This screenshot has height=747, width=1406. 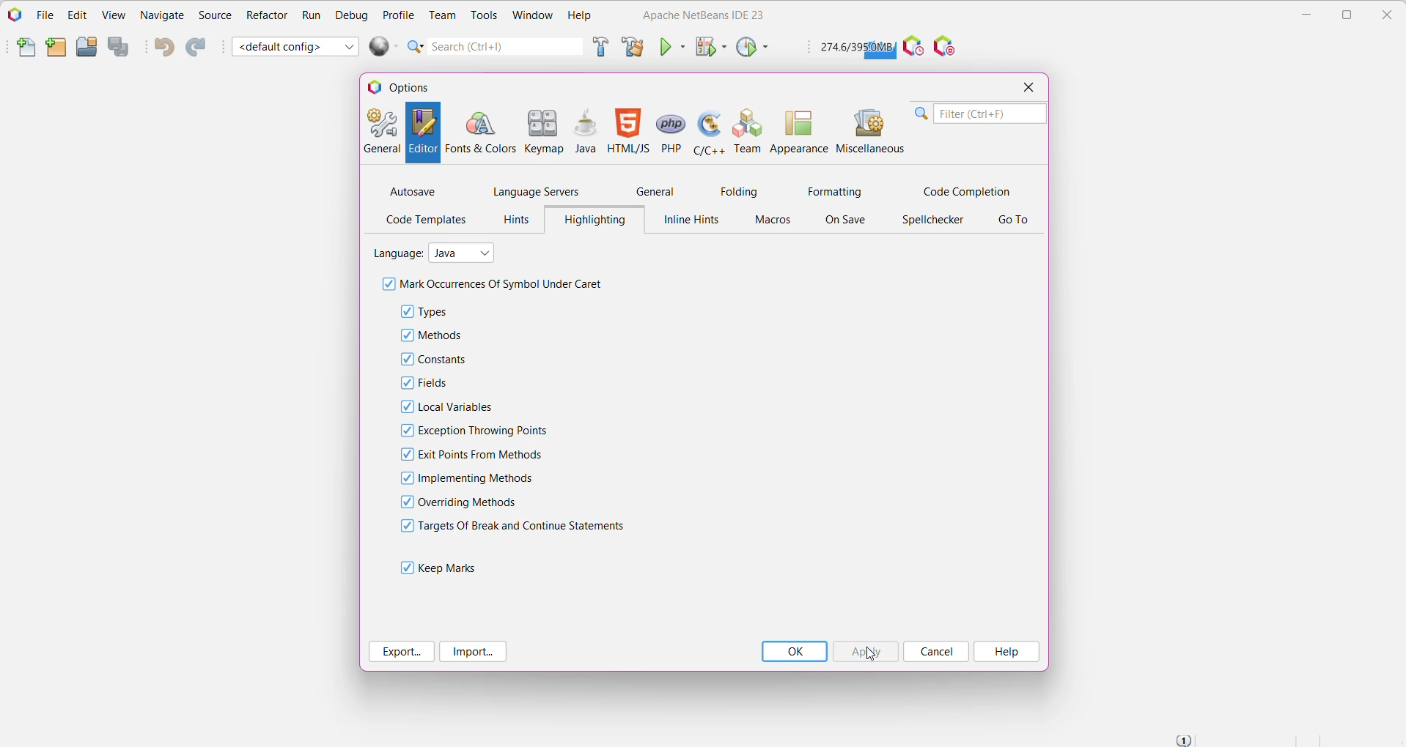 I want to click on Exception Throwing Points - click to enable, so click(x=487, y=431).